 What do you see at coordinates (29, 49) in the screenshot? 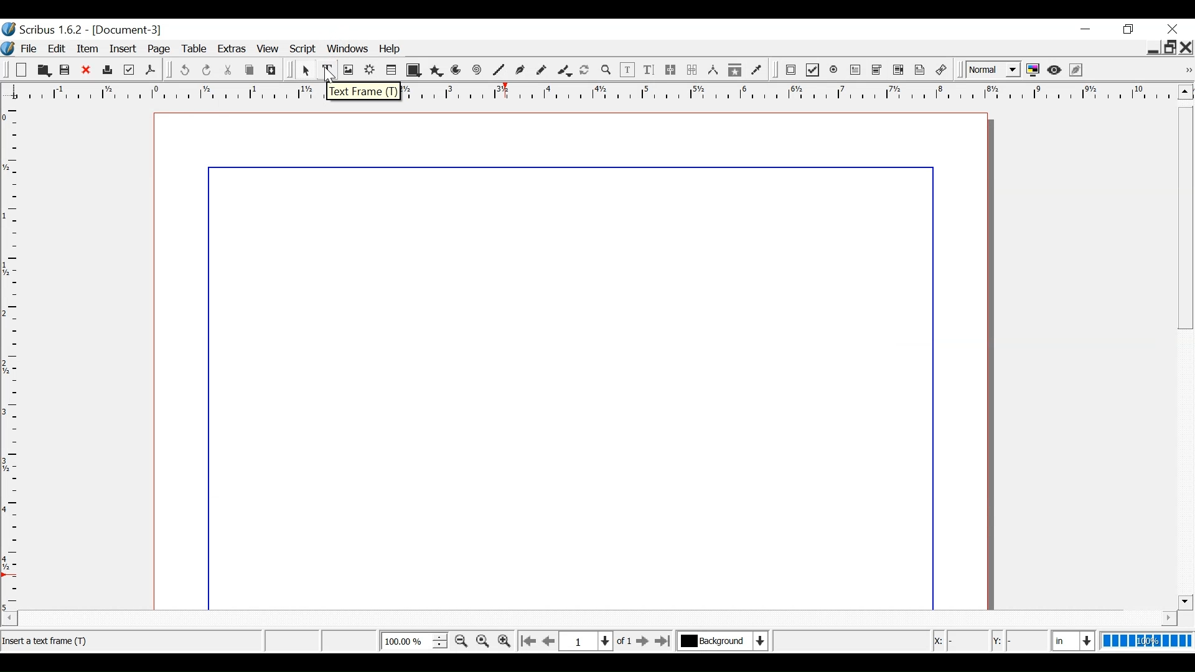
I see `File` at bounding box center [29, 49].